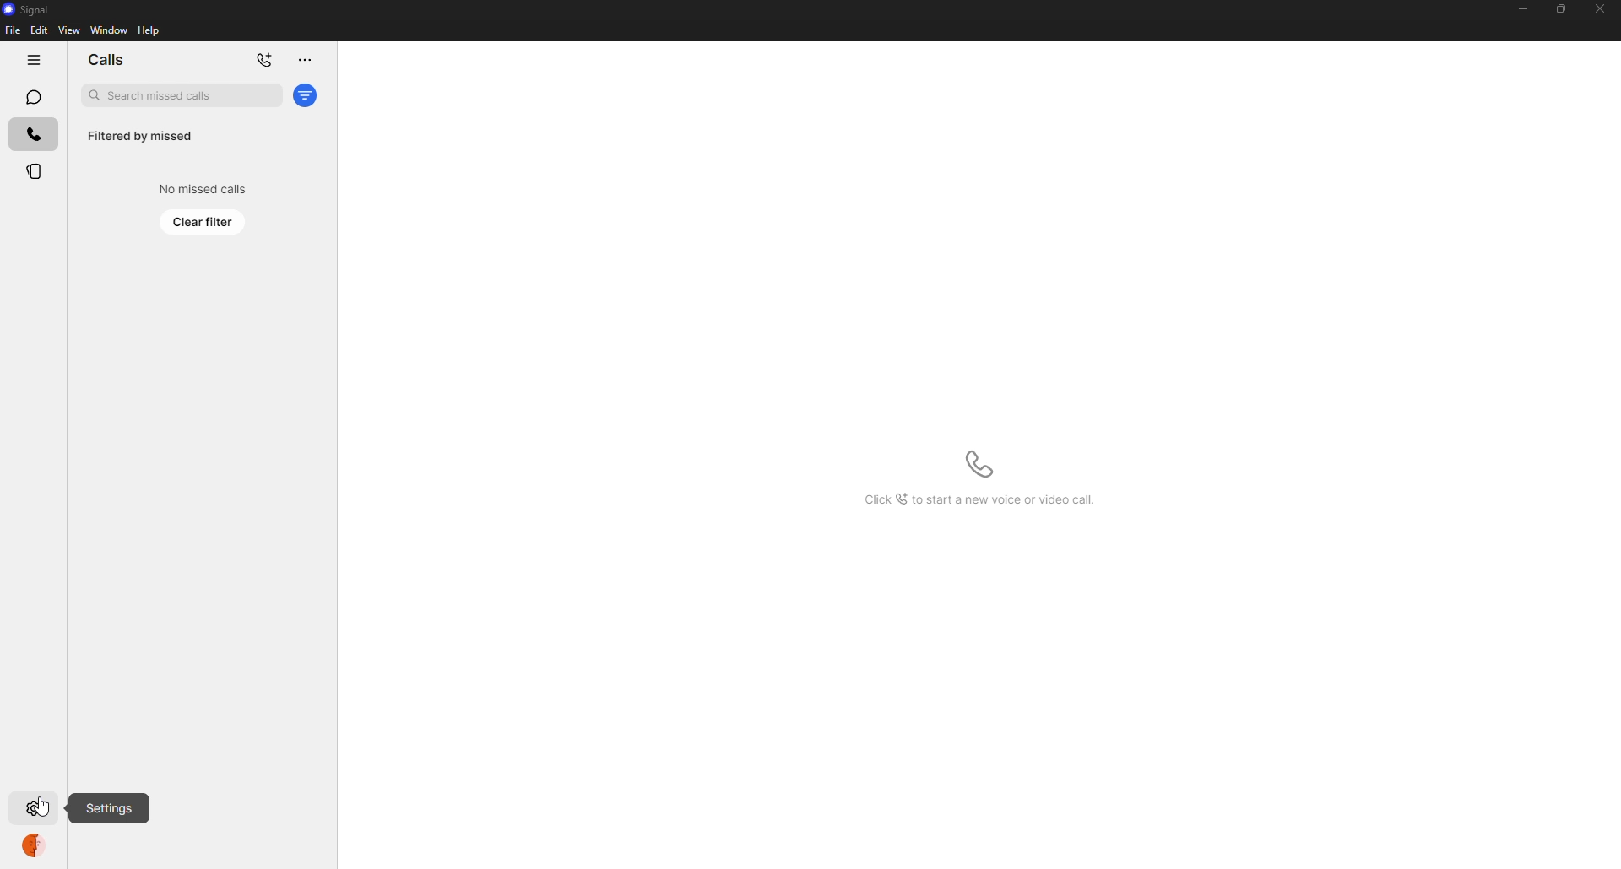 The height and width of the screenshot is (869, 1621). What do you see at coordinates (140, 137) in the screenshot?
I see `filtered by missed` at bounding box center [140, 137].